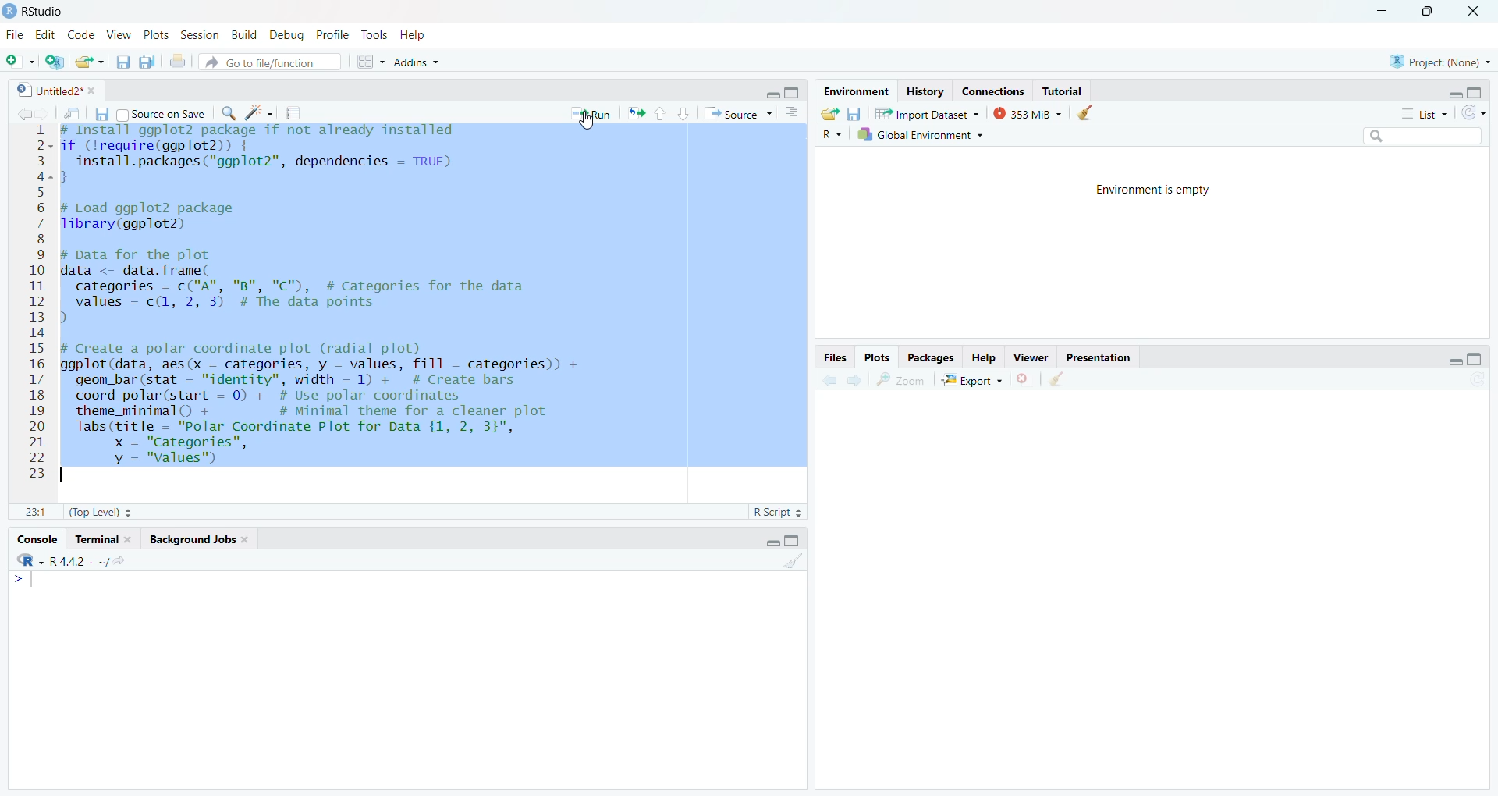  What do you see at coordinates (1474, 113) in the screenshot?
I see `refresh` at bounding box center [1474, 113].